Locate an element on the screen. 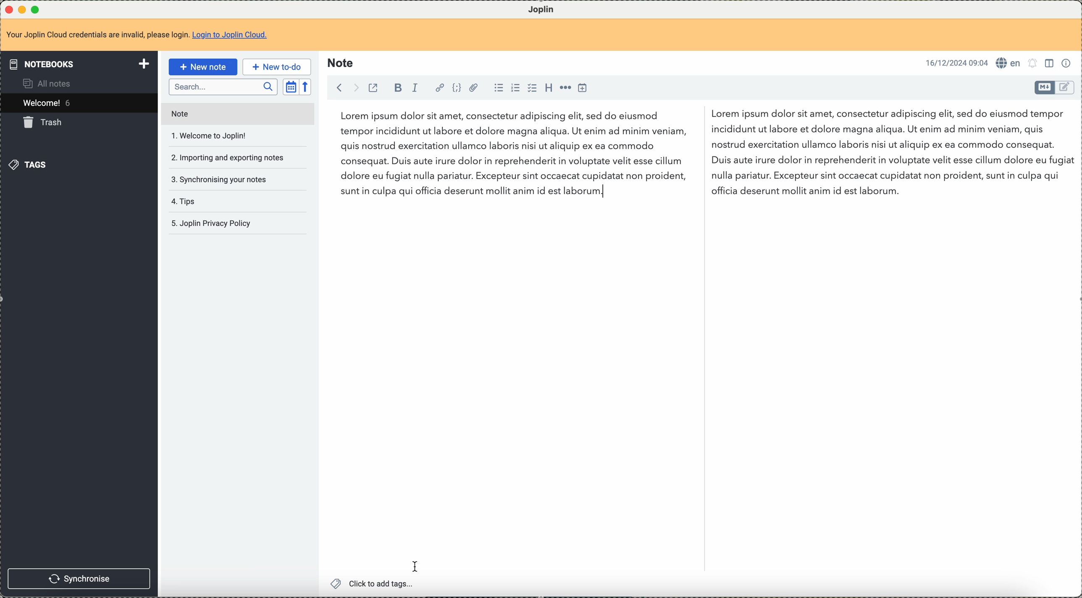  toggle editors layout is located at coordinates (1051, 64).